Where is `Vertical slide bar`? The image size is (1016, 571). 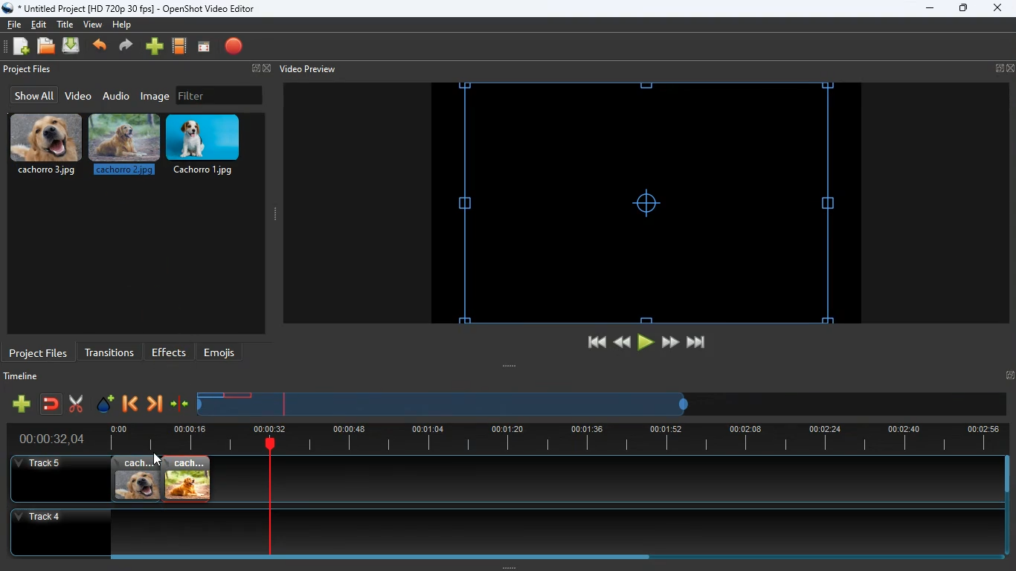
Vertical slide bar is located at coordinates (1007, 506).